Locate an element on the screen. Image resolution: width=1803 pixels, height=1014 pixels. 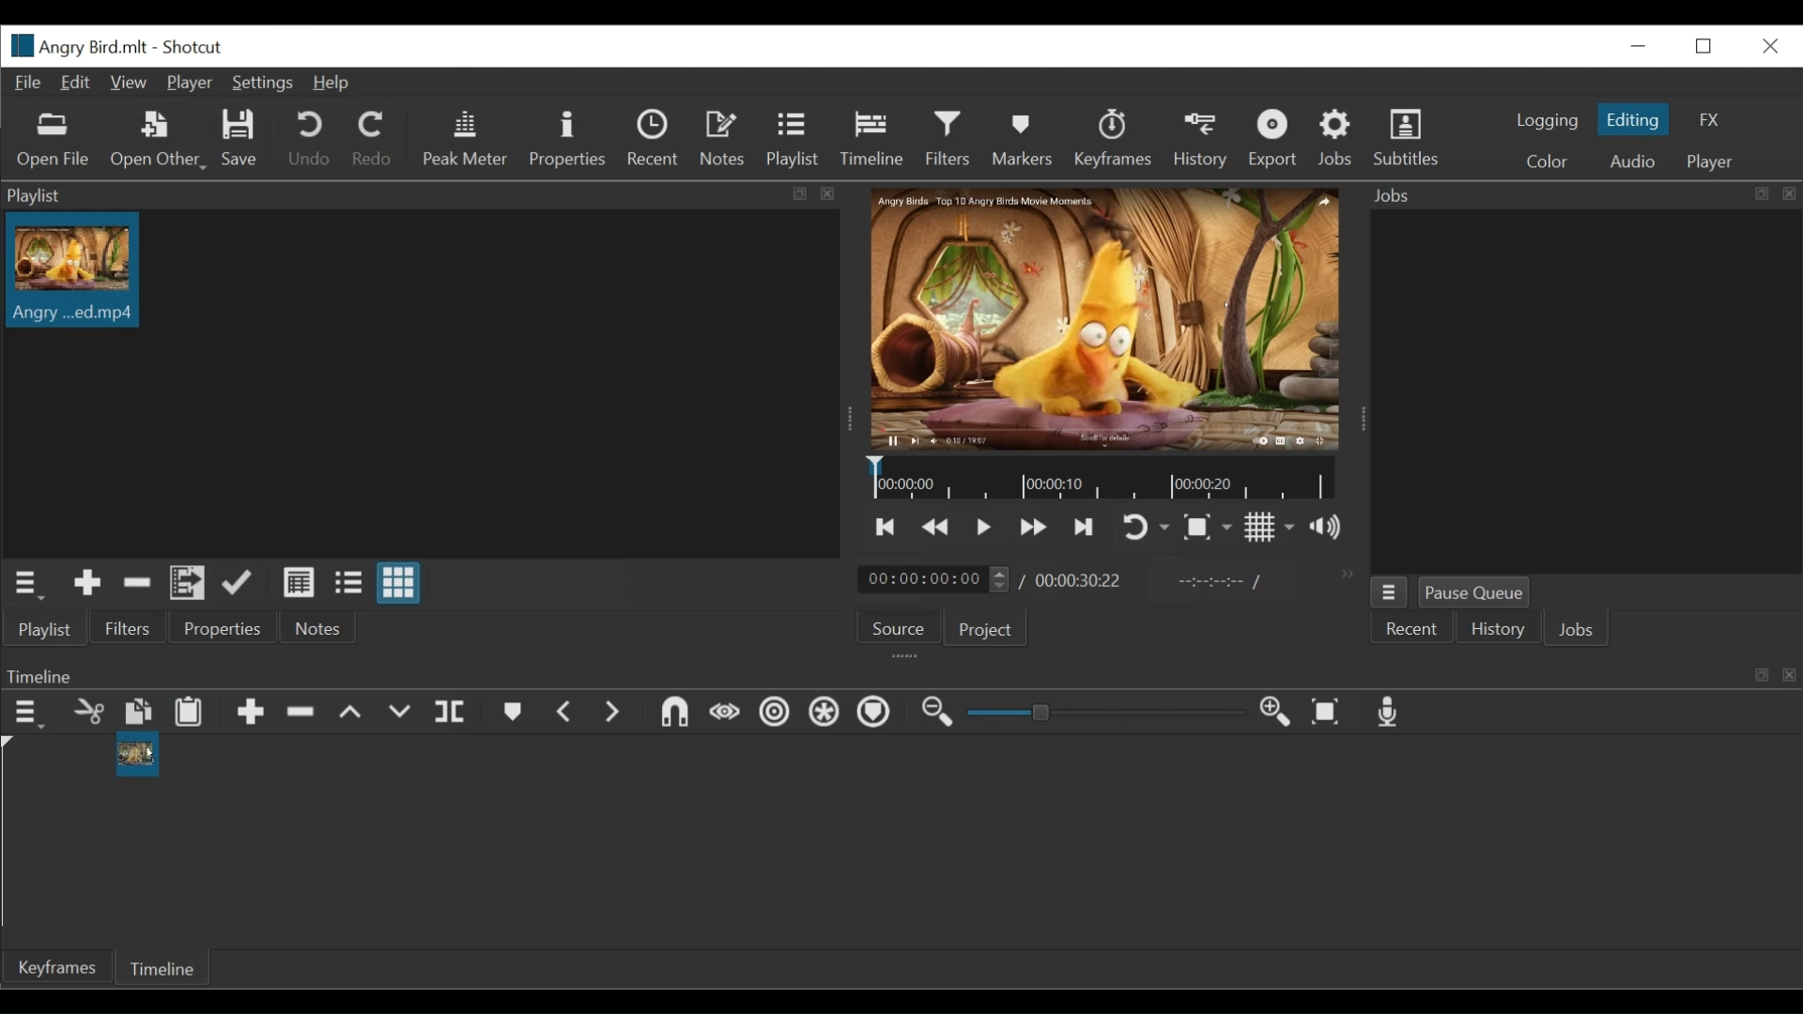
Update is located at coordinates (238, 582).